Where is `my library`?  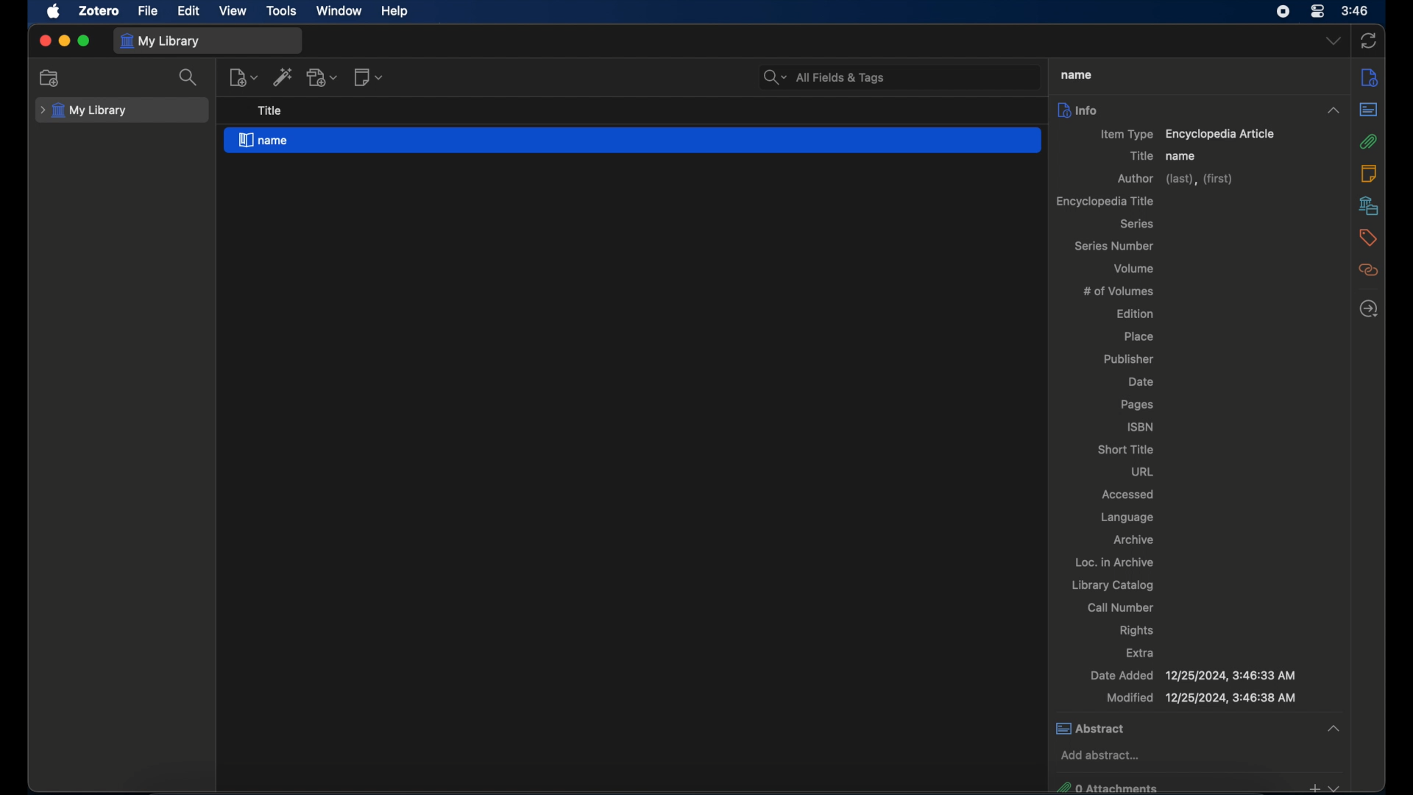
my library is located at coordinates (85, 110).